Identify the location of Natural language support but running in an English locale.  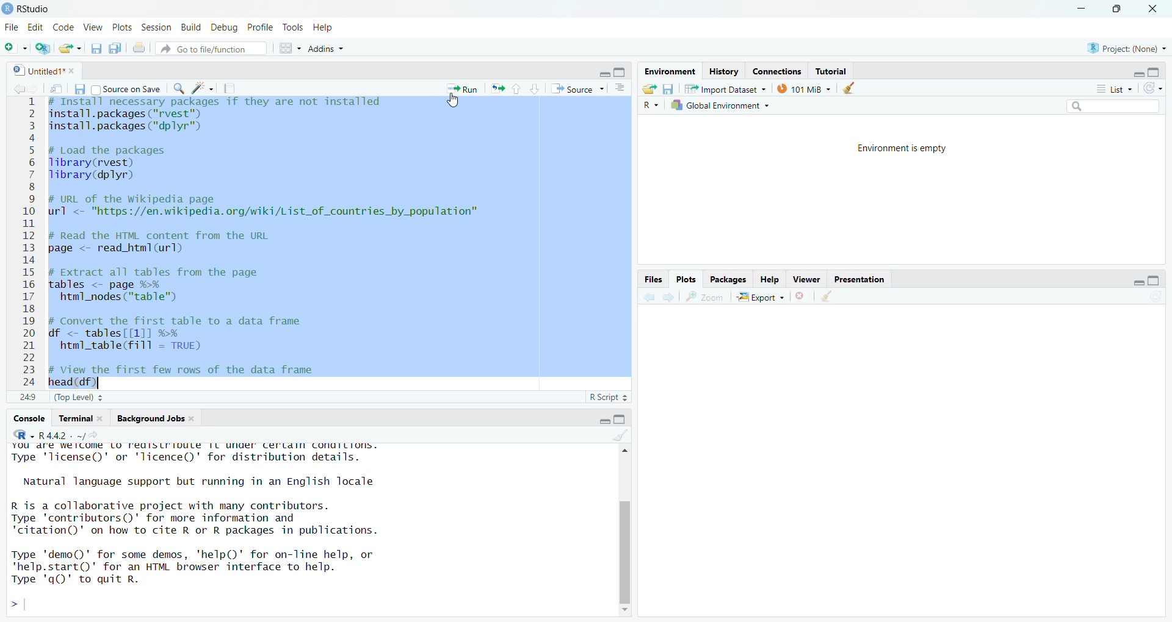
(200, 482).